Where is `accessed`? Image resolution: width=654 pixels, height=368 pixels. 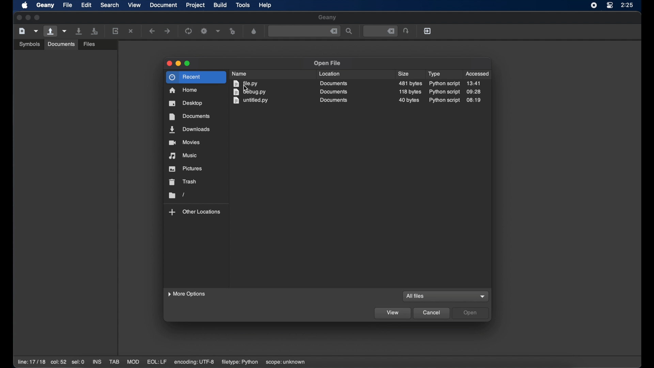 accessed is located at coordinates (478, 74).